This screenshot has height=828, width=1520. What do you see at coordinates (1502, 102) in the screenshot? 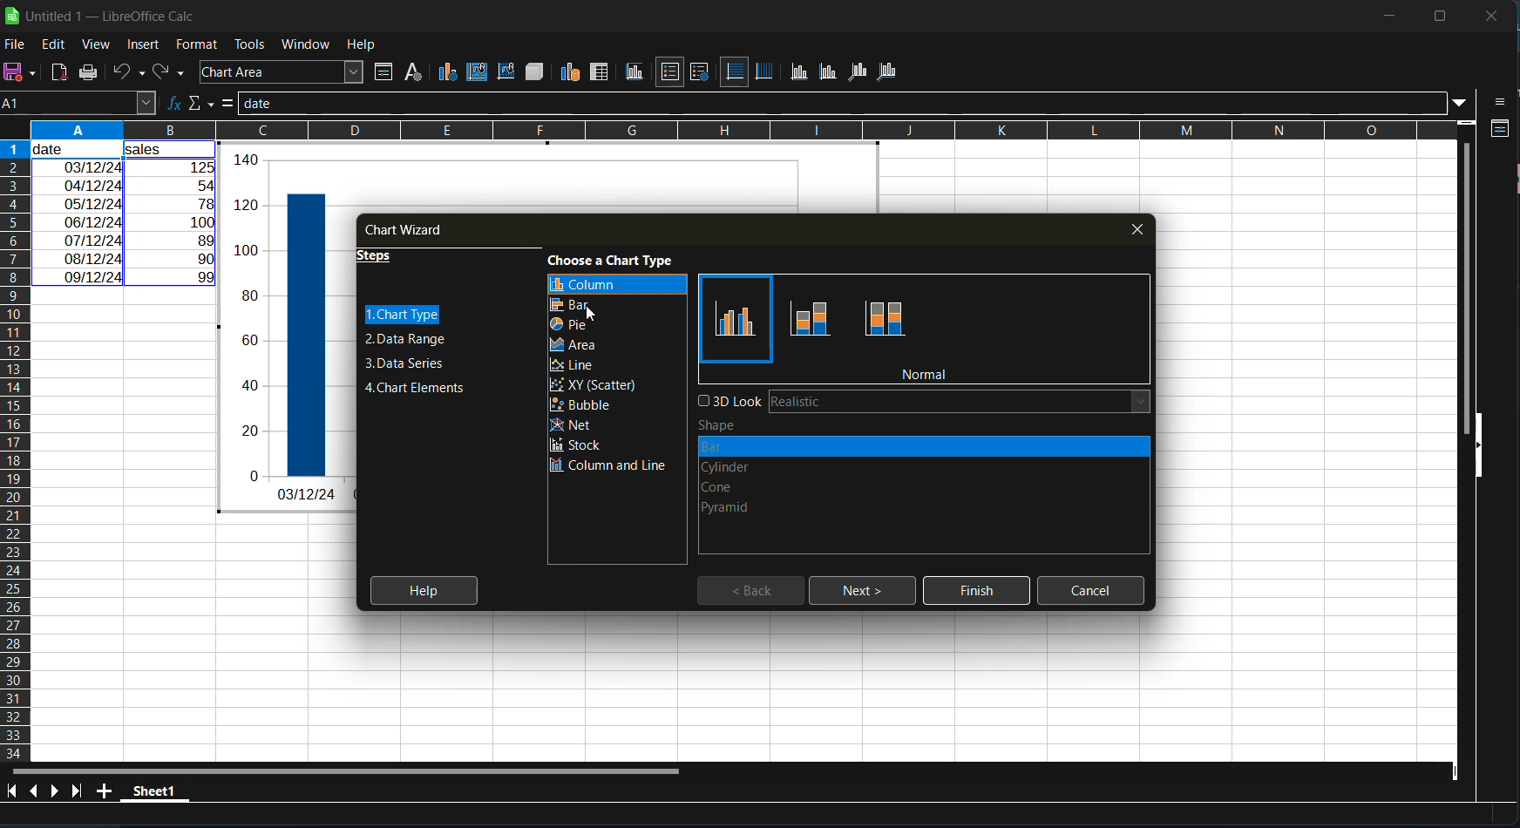
I see `side bar settings` at bounding box center [1502, 102].